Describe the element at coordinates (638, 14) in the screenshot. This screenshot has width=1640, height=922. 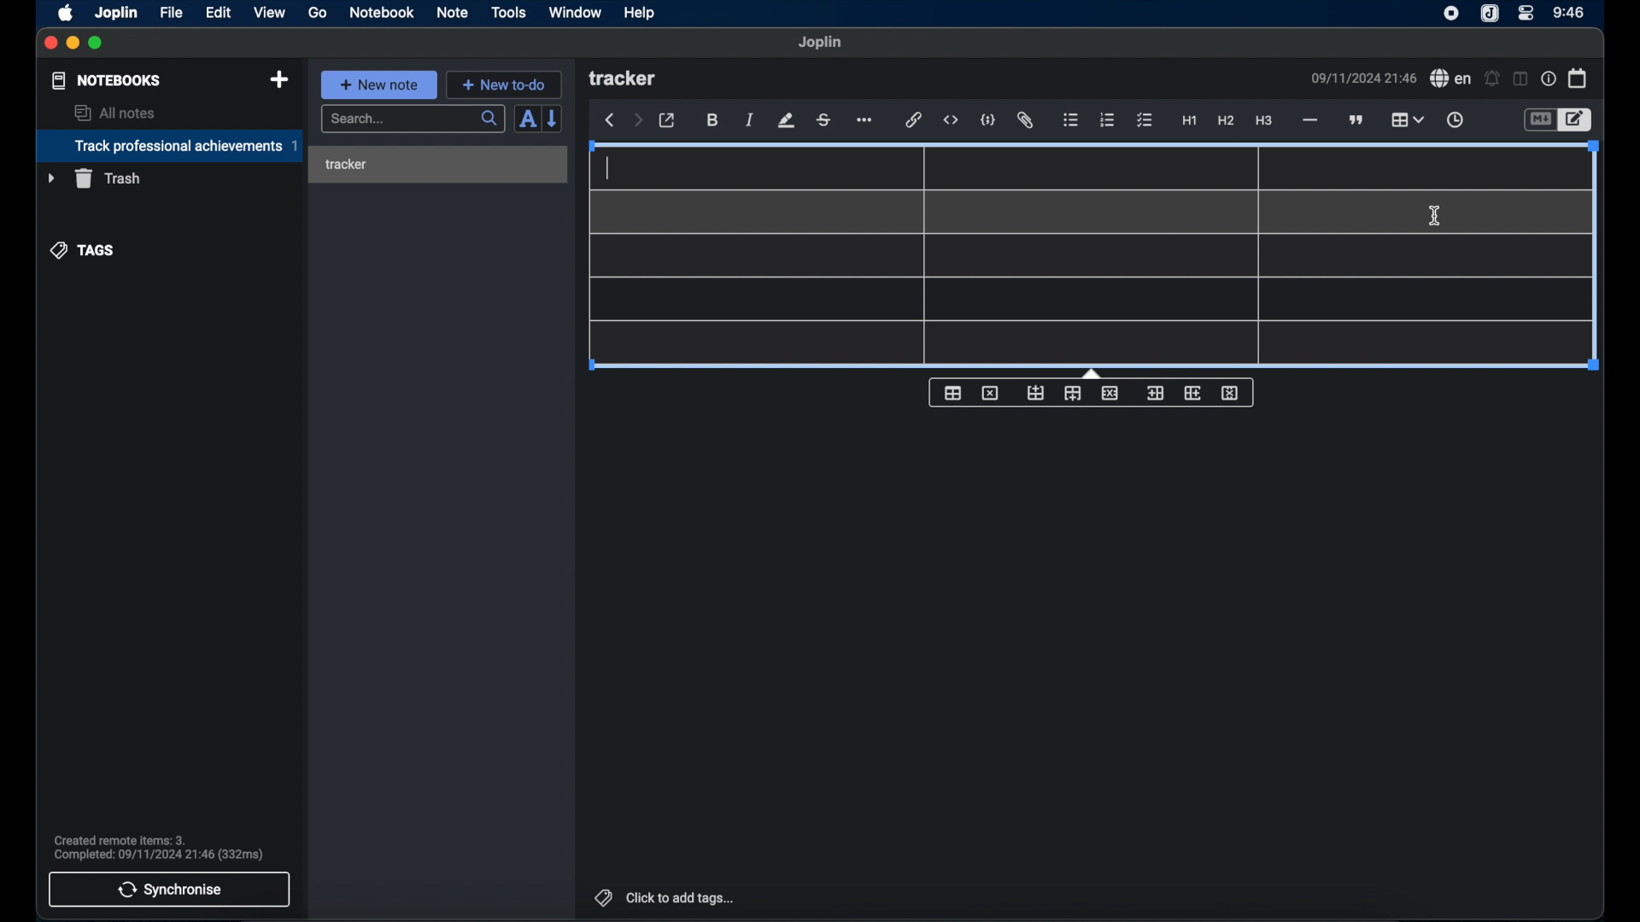
I see `help` at that location.